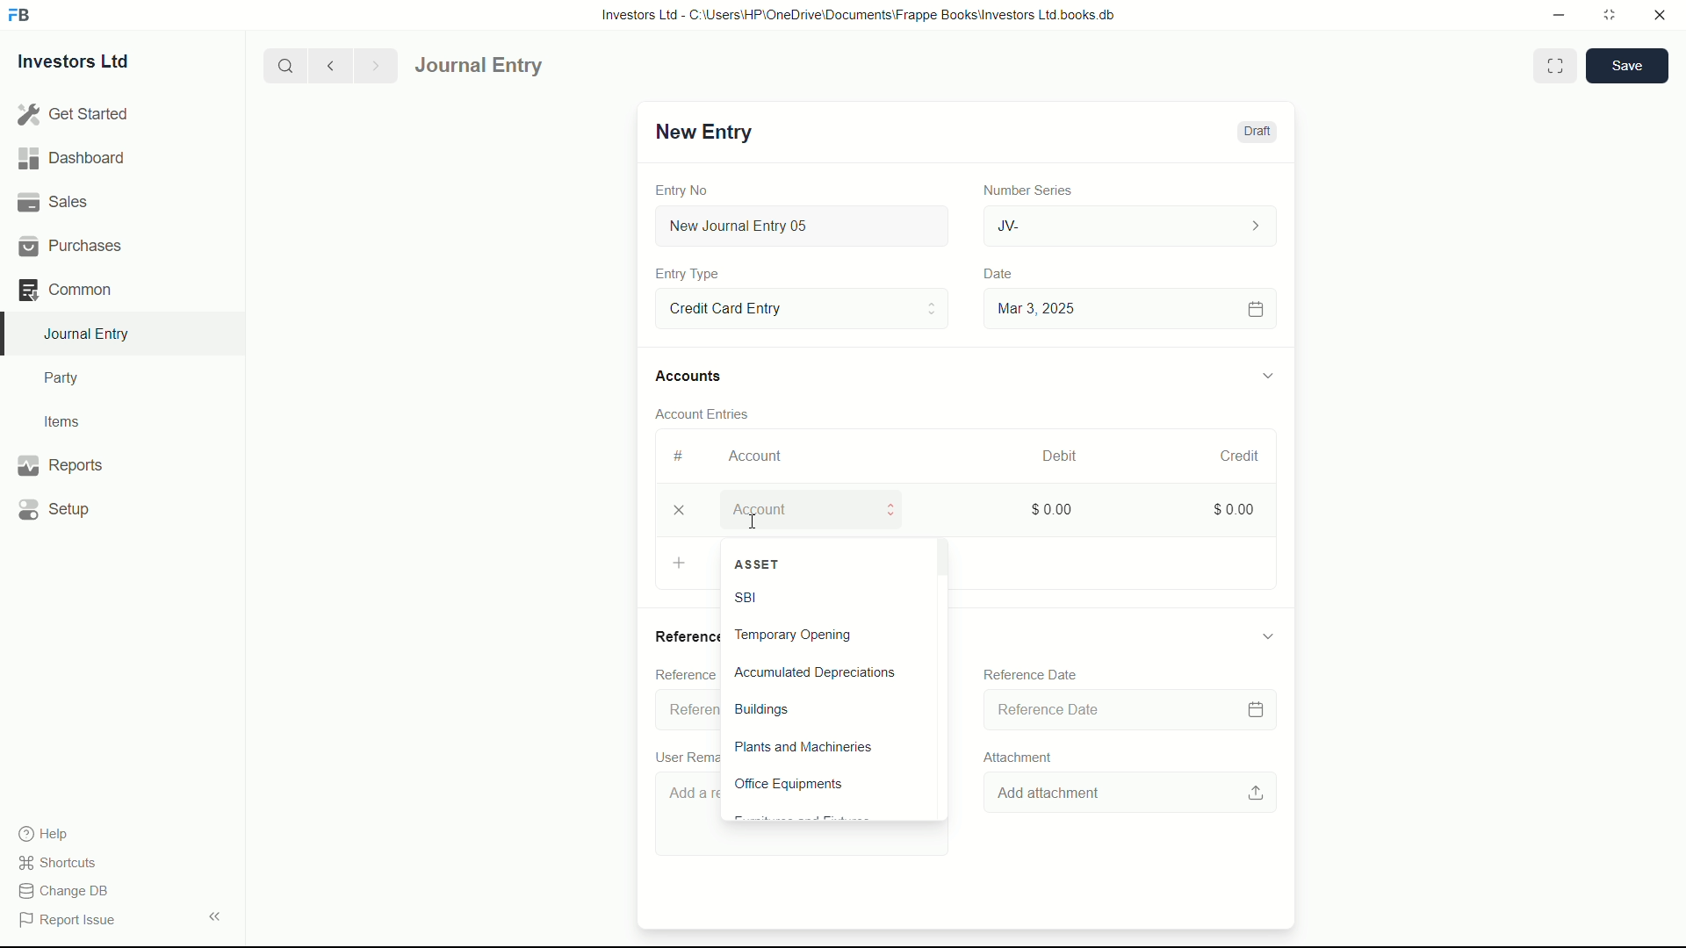 The height and width of the screenshot is (948, 1686). I want to click on Plants and Machineries, so click(824, 747).